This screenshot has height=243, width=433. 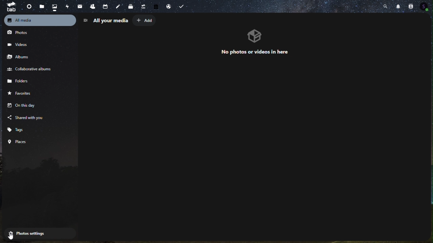 What do you see at coordinates (12, 235) in the screenshot?
I see `cursor` at bounding box center [12, 235].